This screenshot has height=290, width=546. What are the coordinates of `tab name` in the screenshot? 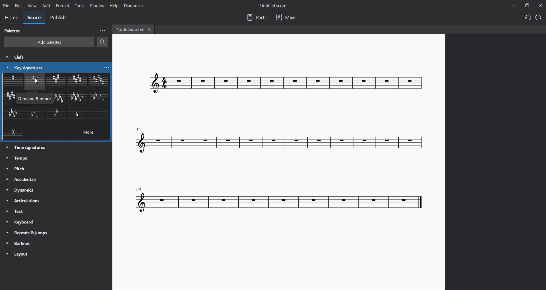 It's located at (130, 30).